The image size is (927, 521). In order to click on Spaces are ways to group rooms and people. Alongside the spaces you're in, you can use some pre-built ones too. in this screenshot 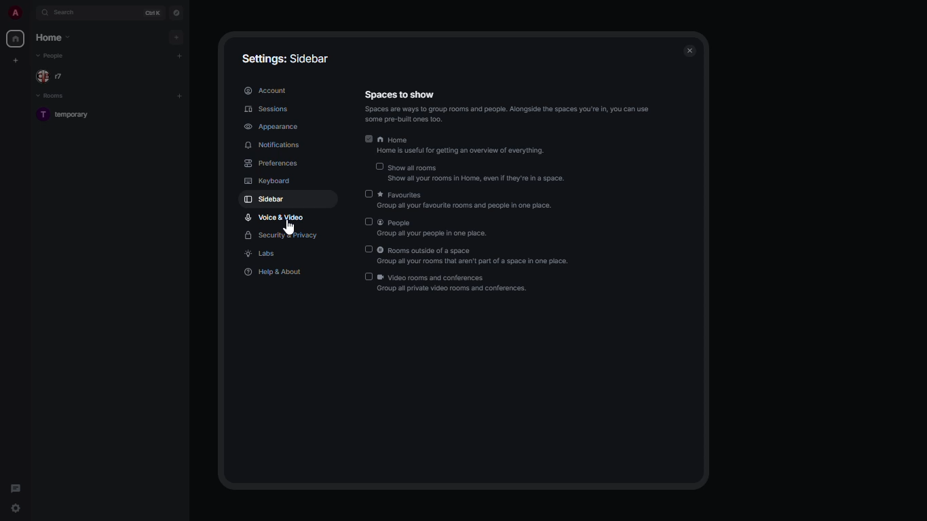, I will do `click(516, 114)`.